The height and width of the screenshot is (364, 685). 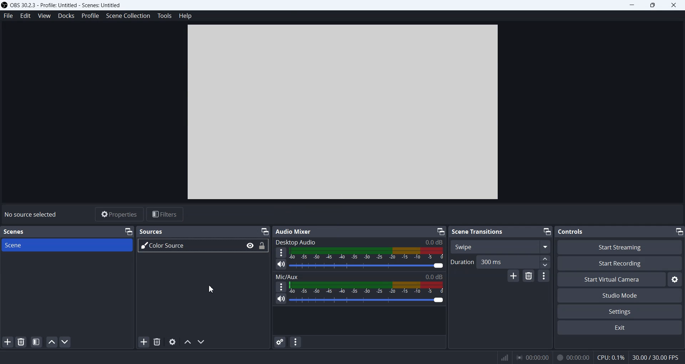 I want to click on No source selected, so click(x=30, y=214).